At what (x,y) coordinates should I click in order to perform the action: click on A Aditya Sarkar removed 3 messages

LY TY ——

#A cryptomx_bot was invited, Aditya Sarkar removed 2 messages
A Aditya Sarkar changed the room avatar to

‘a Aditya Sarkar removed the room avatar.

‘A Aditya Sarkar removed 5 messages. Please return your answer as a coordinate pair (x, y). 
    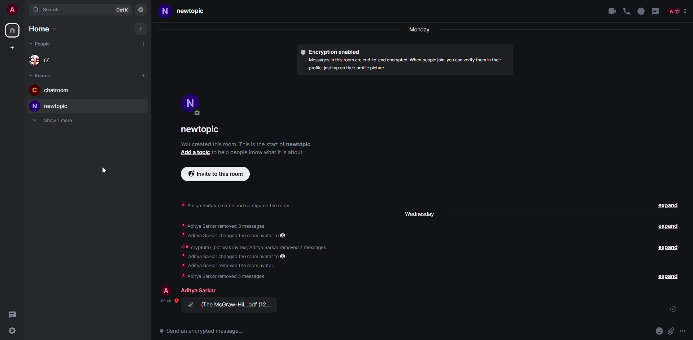
    Looking at the image, I should click on (254, 249).